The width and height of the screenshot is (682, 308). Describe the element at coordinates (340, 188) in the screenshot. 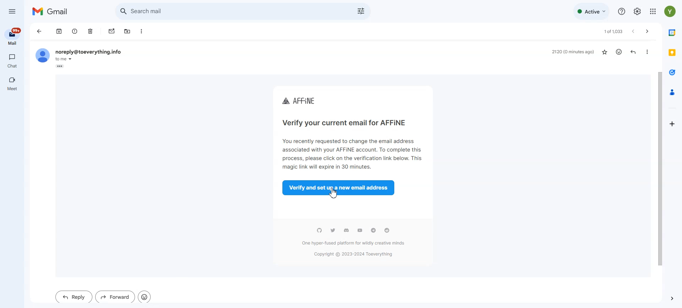

I see `Verify and set up a new email address` at that location.